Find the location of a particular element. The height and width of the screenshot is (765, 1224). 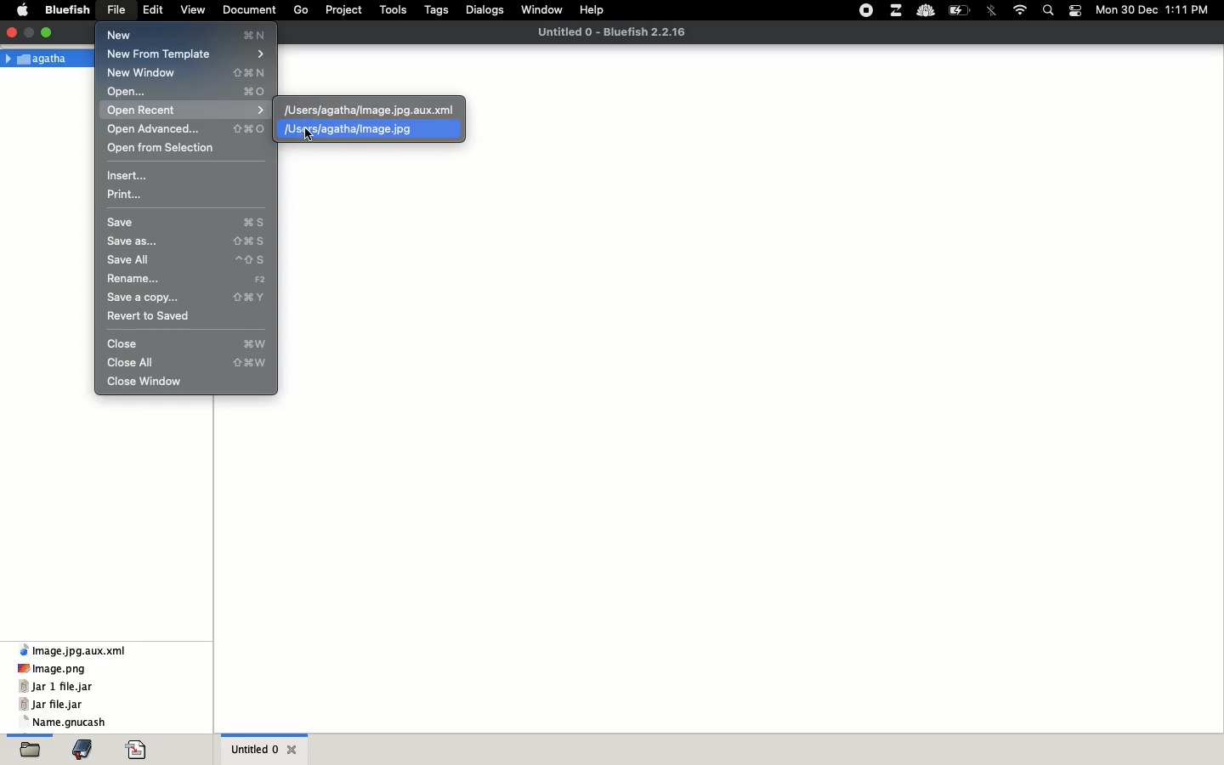

window is located at coordinates (545, 8).